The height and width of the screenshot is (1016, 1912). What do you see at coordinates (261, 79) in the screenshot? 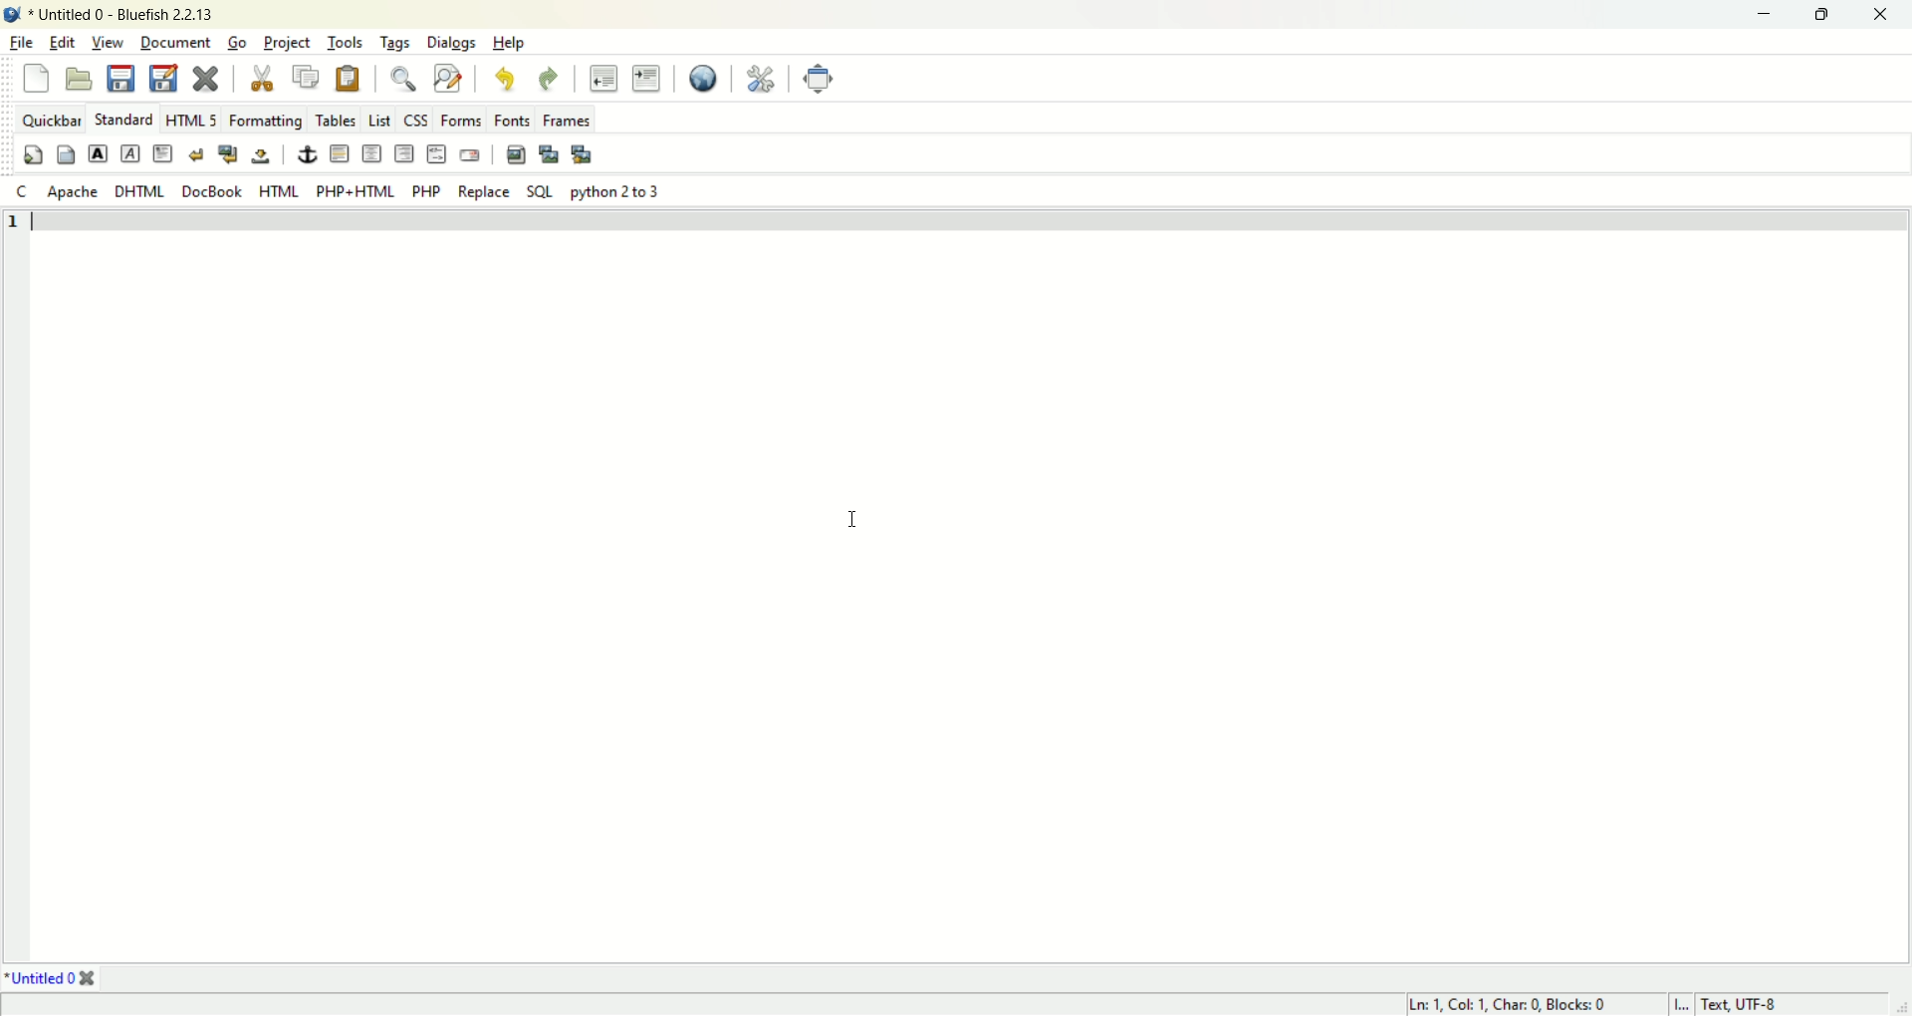
I see `cut` at bounding box center [261, 79].